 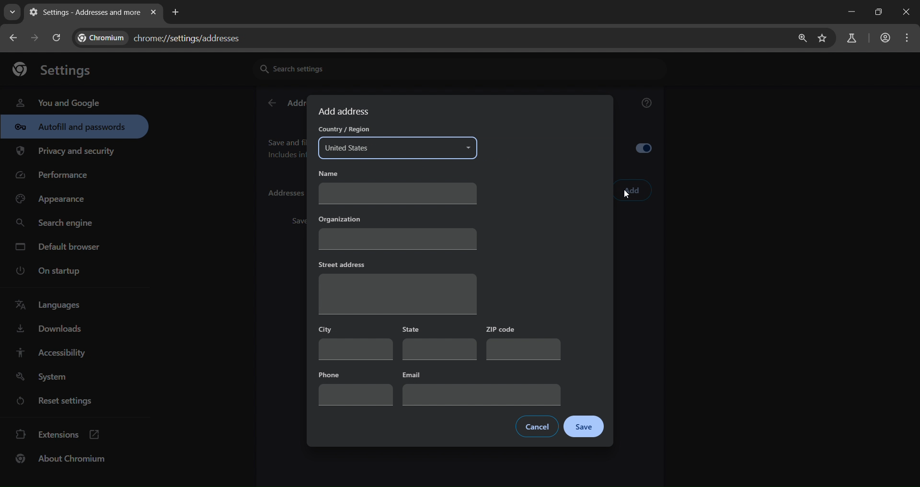 What do you see at coordinates (585, 427) in the screenshot?
I see `save` at bounding box center [585, 427].